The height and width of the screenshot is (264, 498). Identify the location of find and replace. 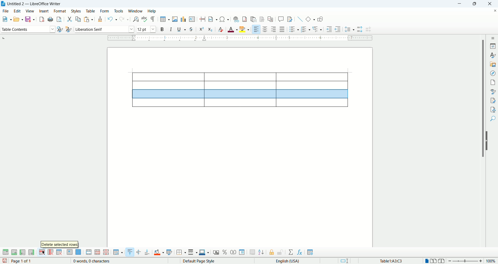
(136, 19).